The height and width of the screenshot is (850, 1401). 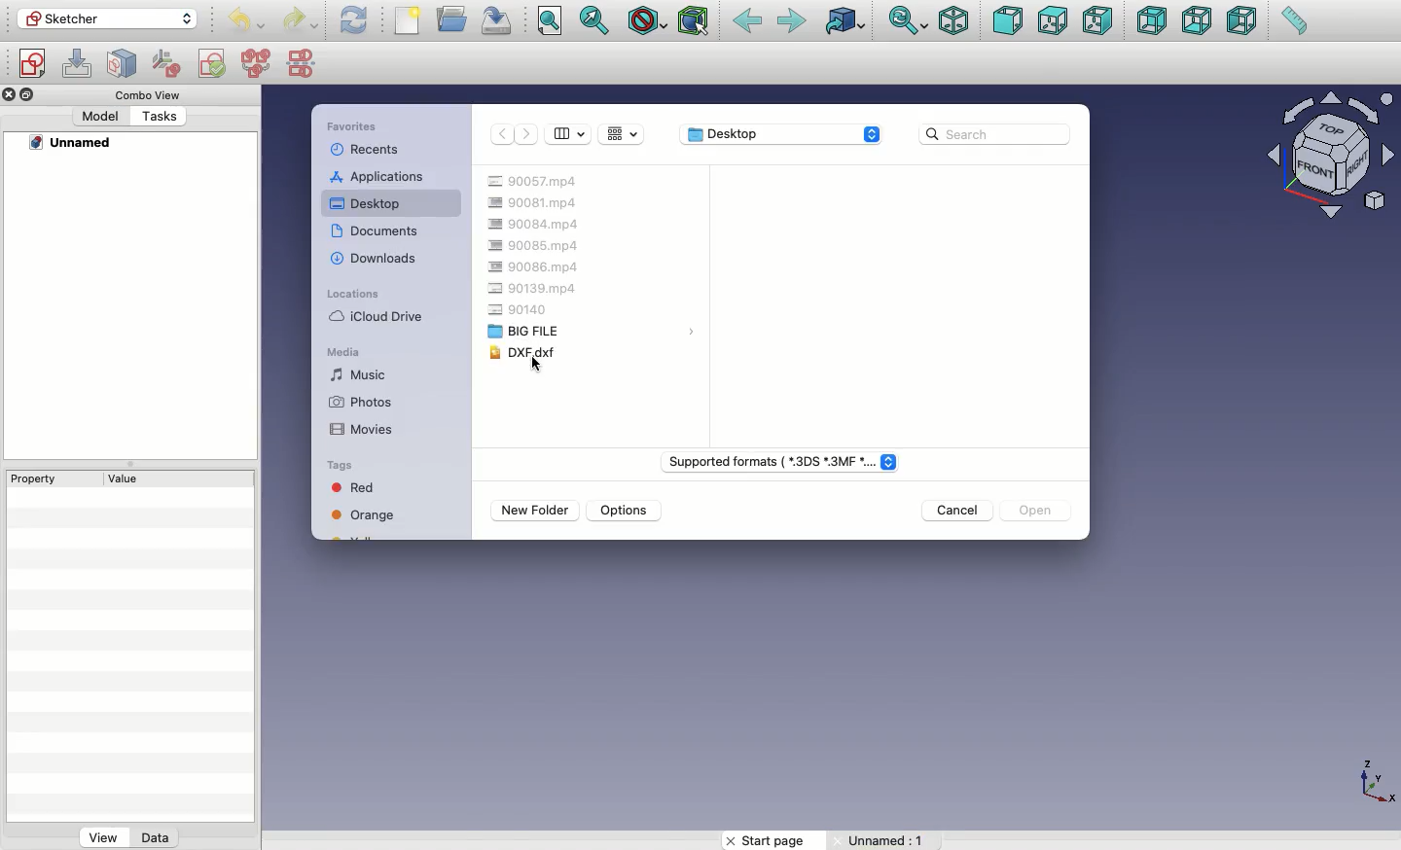 I want to click on Sync view, so click(x=910, y=20).